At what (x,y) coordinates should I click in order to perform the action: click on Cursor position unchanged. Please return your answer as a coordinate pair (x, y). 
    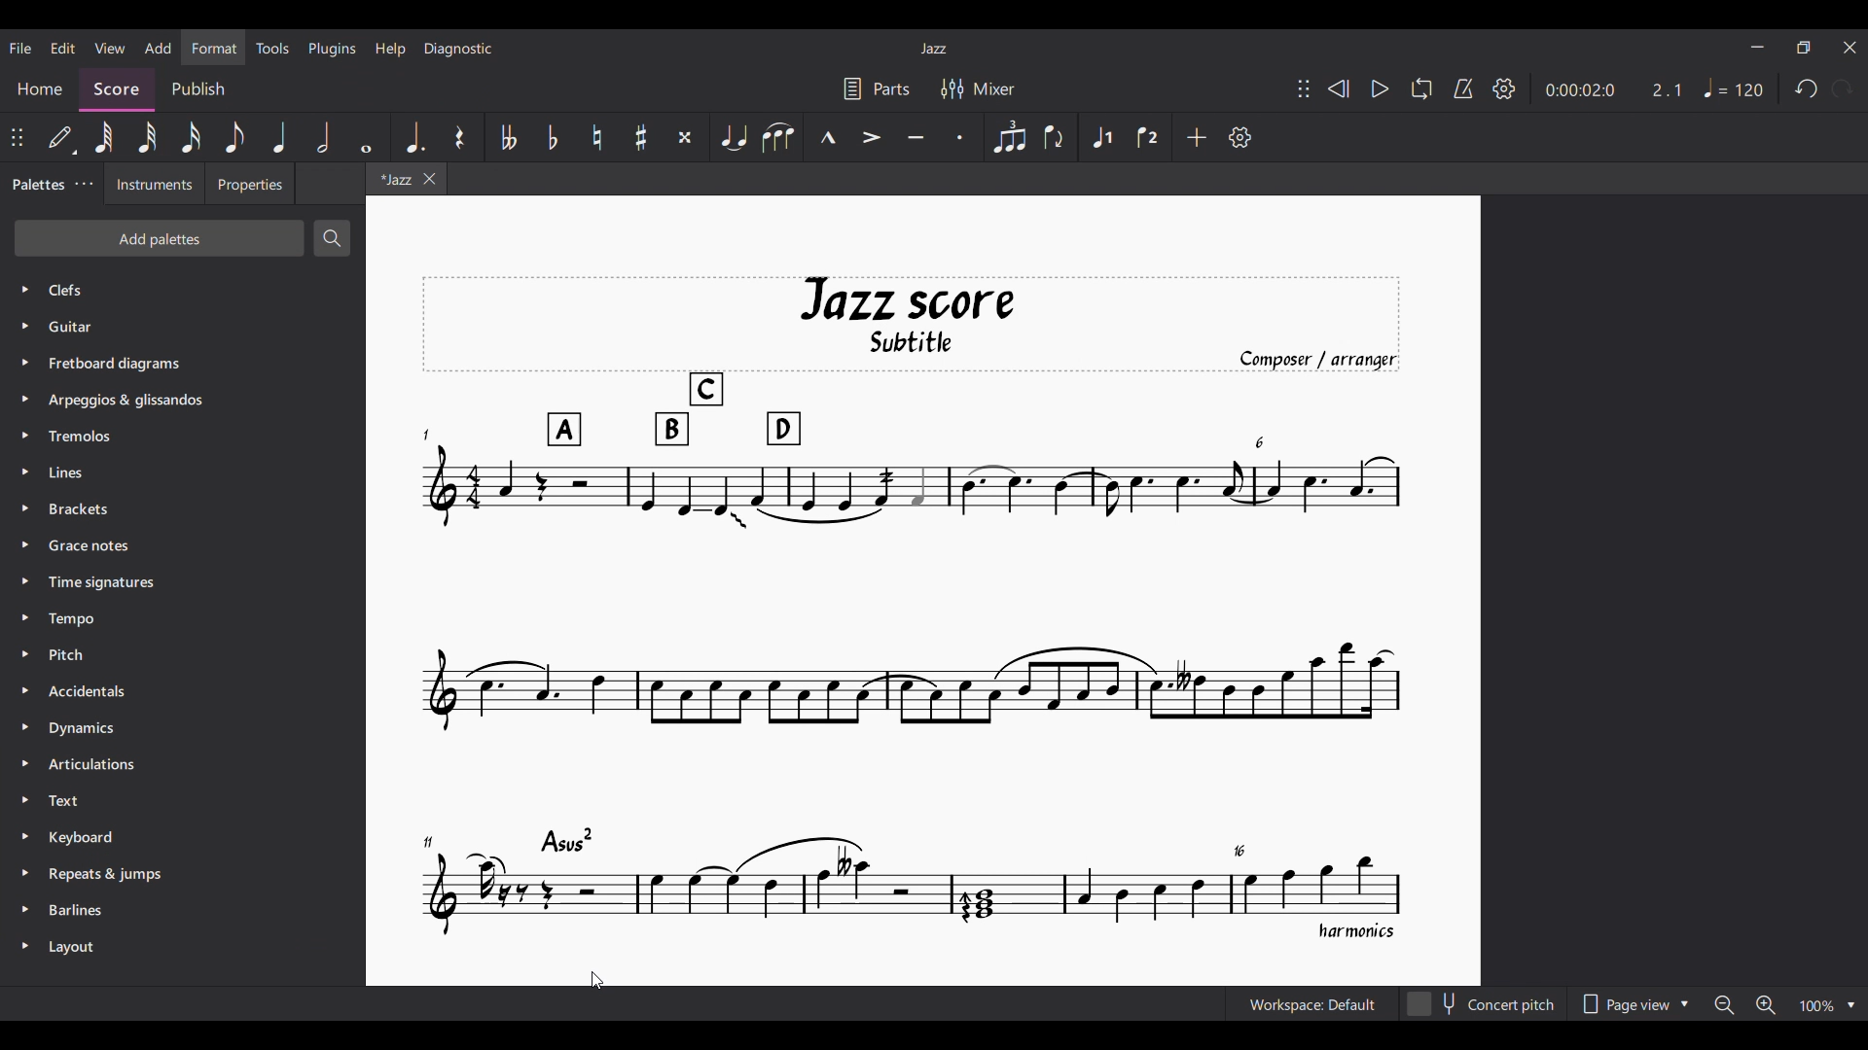
    Looking at the image, I should click on (597, 981).